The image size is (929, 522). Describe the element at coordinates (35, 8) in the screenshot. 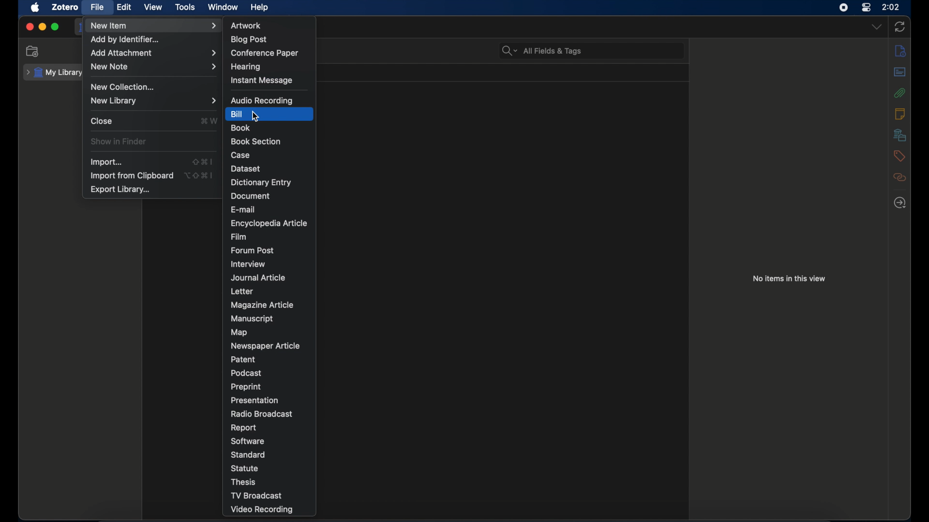

I see `apple` at that location.